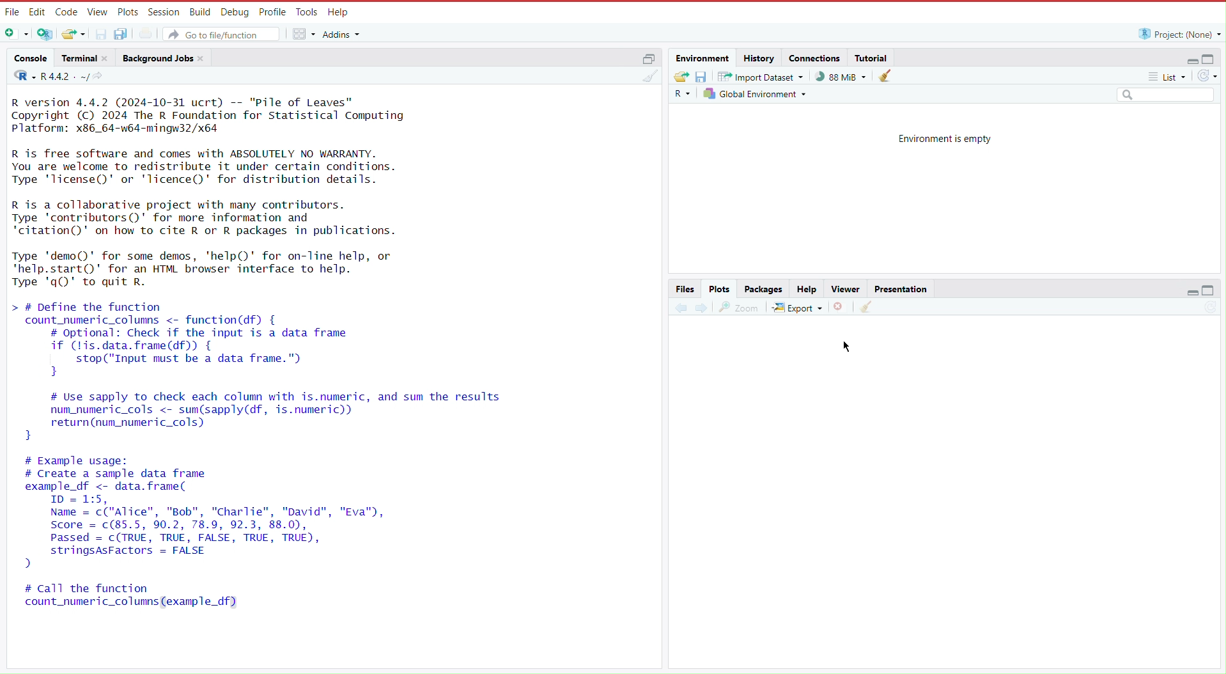 Image resolution: width=1226 pixels, height=674 pixels. What do you see at coordinates (12, 12) in the screenshot?
I see `File` at bounding box center [12, 12].